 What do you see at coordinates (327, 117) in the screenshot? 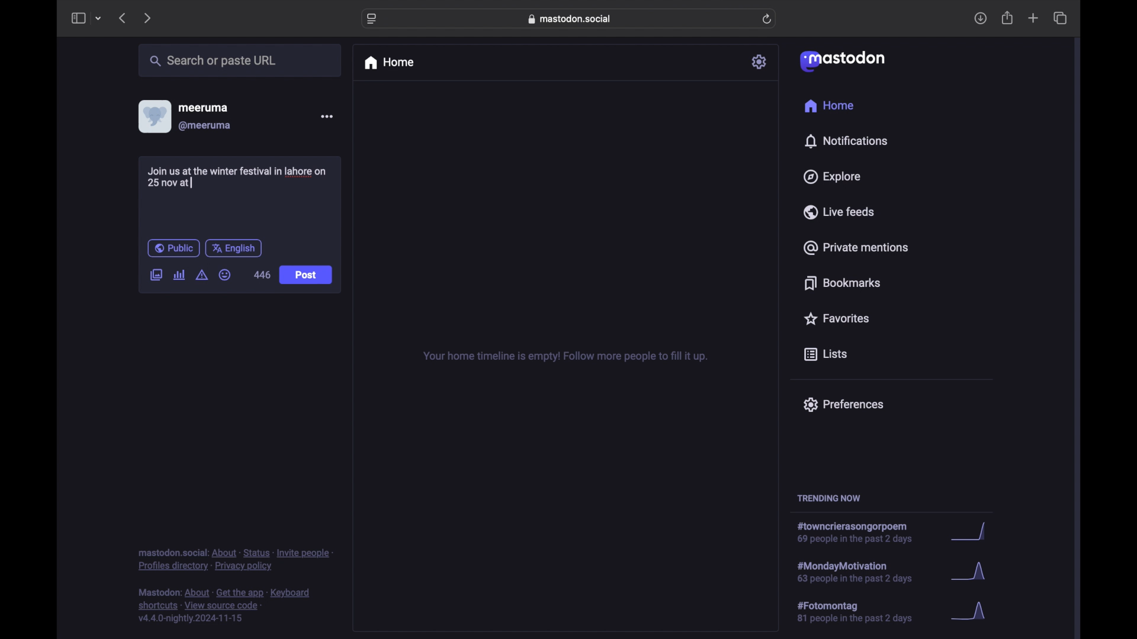
I see `more options` at bounding box center [327, 117].